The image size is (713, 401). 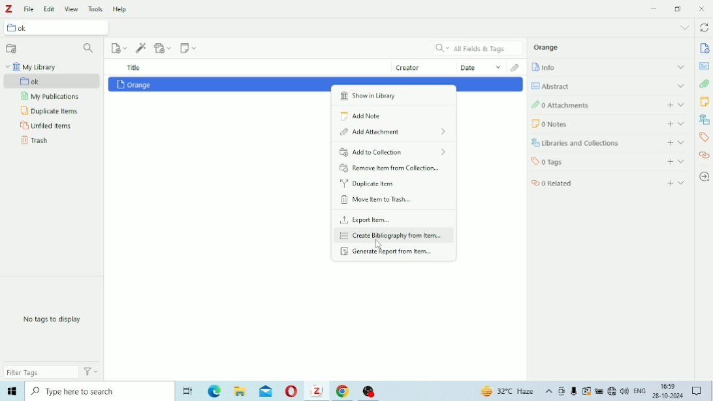 What do you see at coordinates (654, 8) in the screenshot?
I see `Minimize` at bounding box center [654, 8].